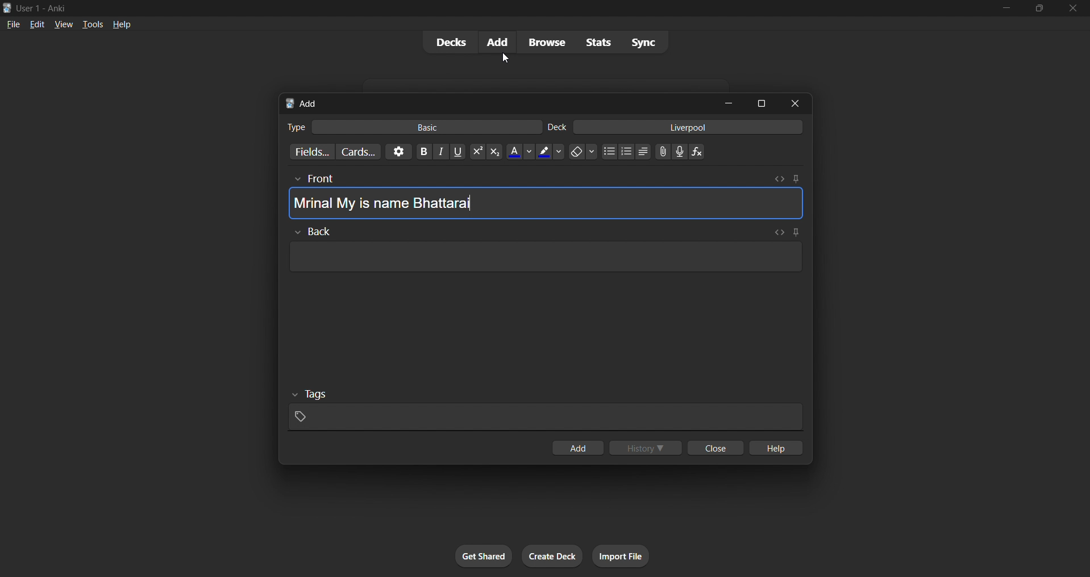  Describe the element at coordinates (640, 153) in the screenshot. I see `unordered list` at that location.